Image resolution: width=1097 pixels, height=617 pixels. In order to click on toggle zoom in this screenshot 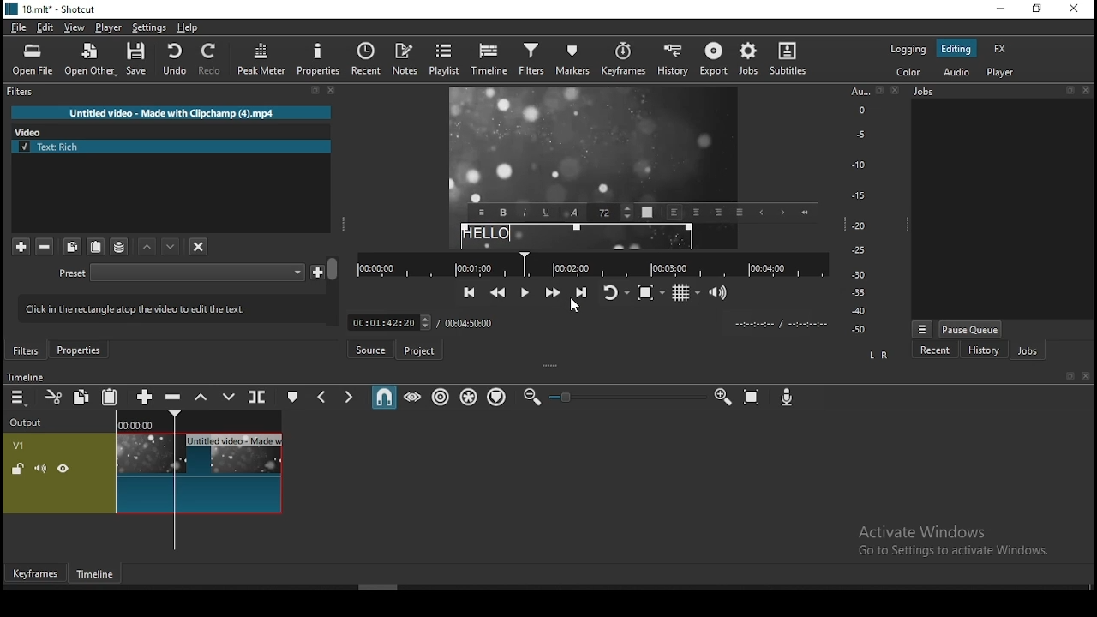, I will do `click(651, 292)`.